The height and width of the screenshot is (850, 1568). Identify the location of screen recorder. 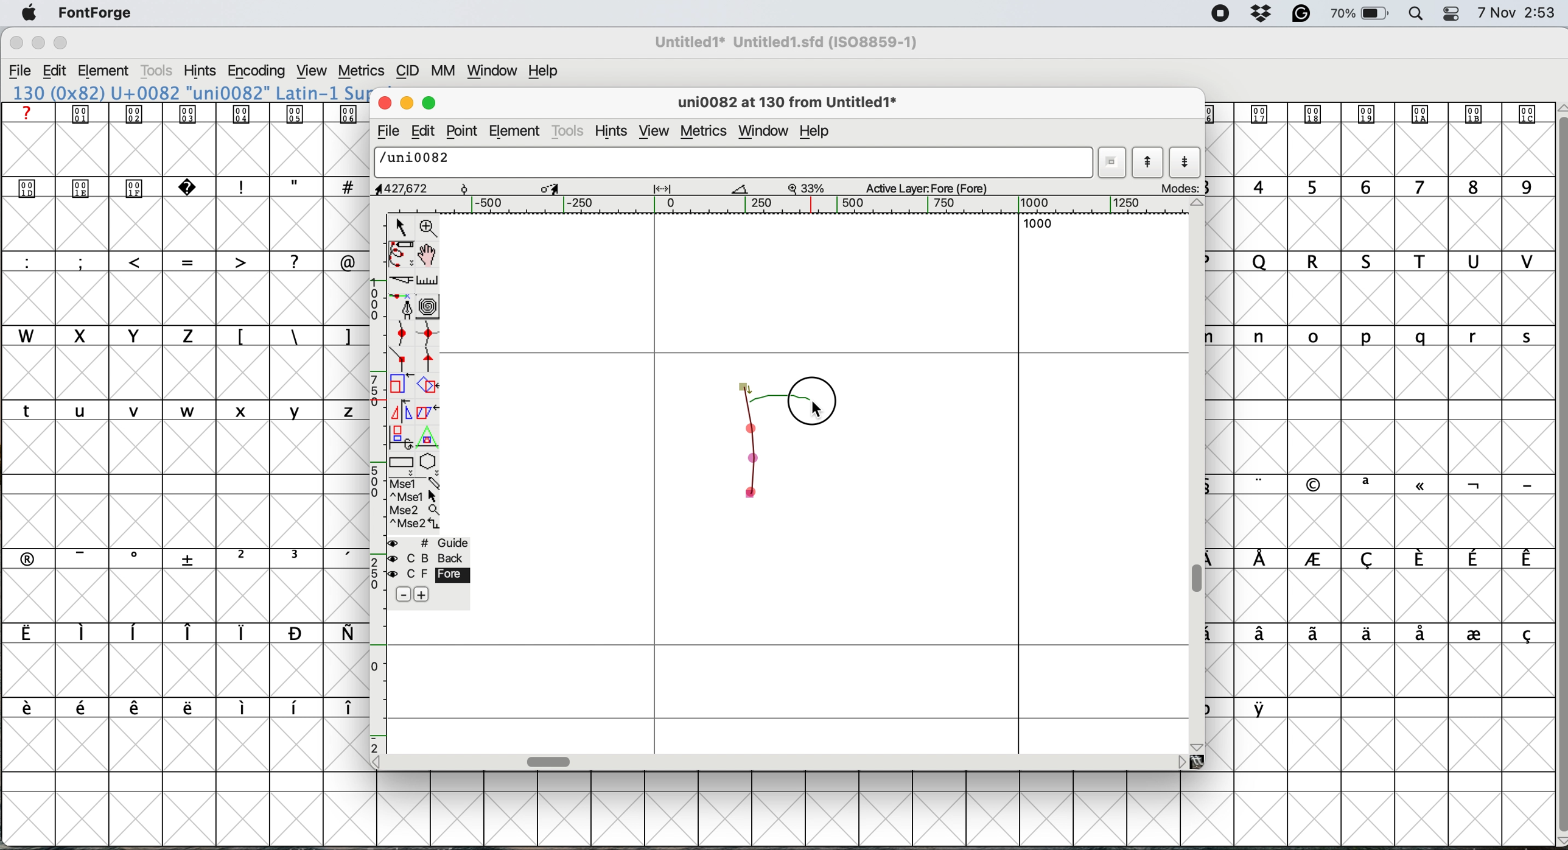
(1220, 15).